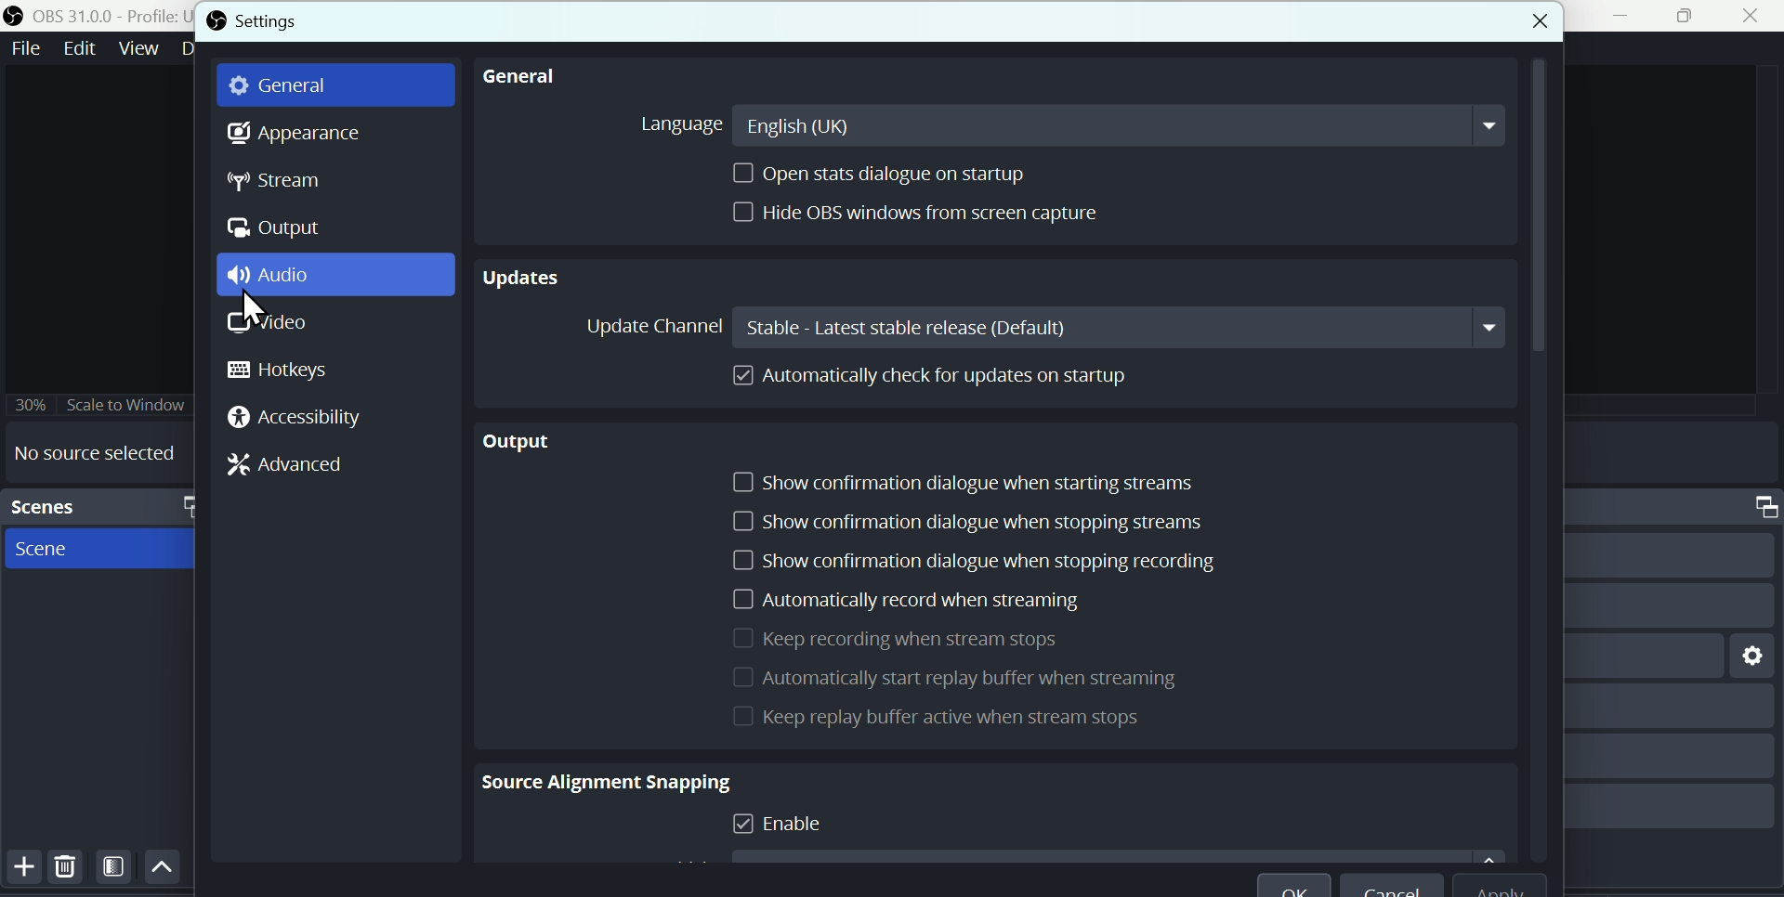 This screenshot has height=897, width=1784. I want to click on Video, so click(263, 326).